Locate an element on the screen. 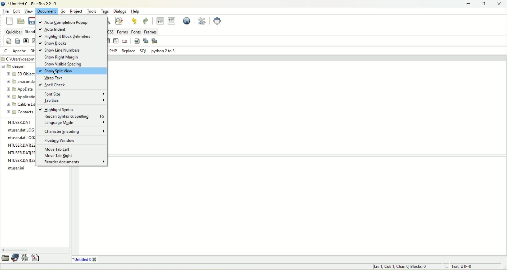  show split view is located at coordinates (66, 71).